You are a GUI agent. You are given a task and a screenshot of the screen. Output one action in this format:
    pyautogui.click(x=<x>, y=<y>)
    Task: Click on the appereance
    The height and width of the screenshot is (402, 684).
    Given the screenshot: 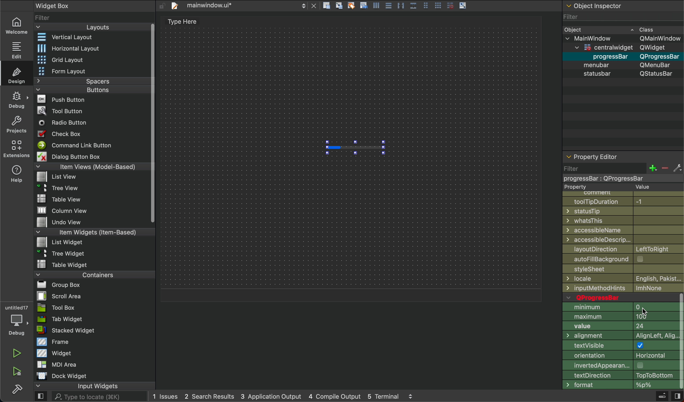 What is the action you would take?
    pyautogui.click(x=619, y=365)
    